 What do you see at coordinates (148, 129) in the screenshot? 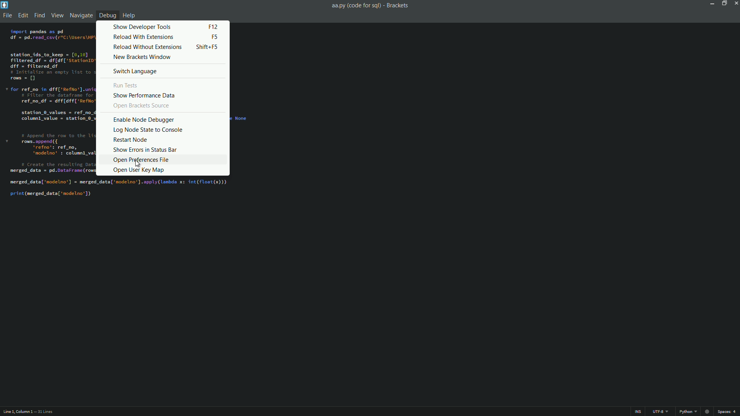
I see `log node state to console` at bounding box center [148, 129].